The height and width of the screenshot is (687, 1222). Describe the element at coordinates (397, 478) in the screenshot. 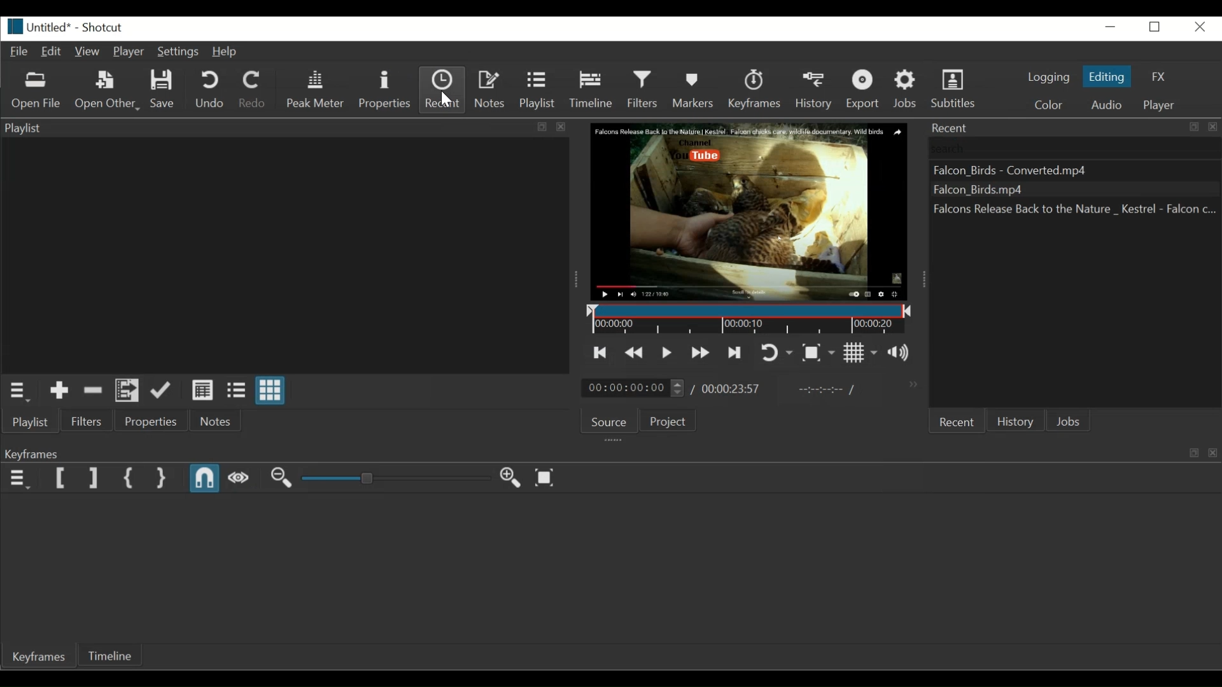

I see `Zoom Slider` at that location.